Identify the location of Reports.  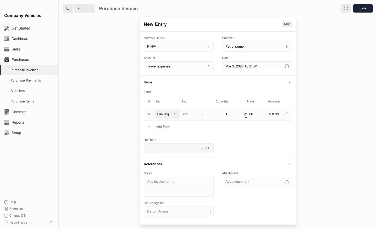
(14, 122).